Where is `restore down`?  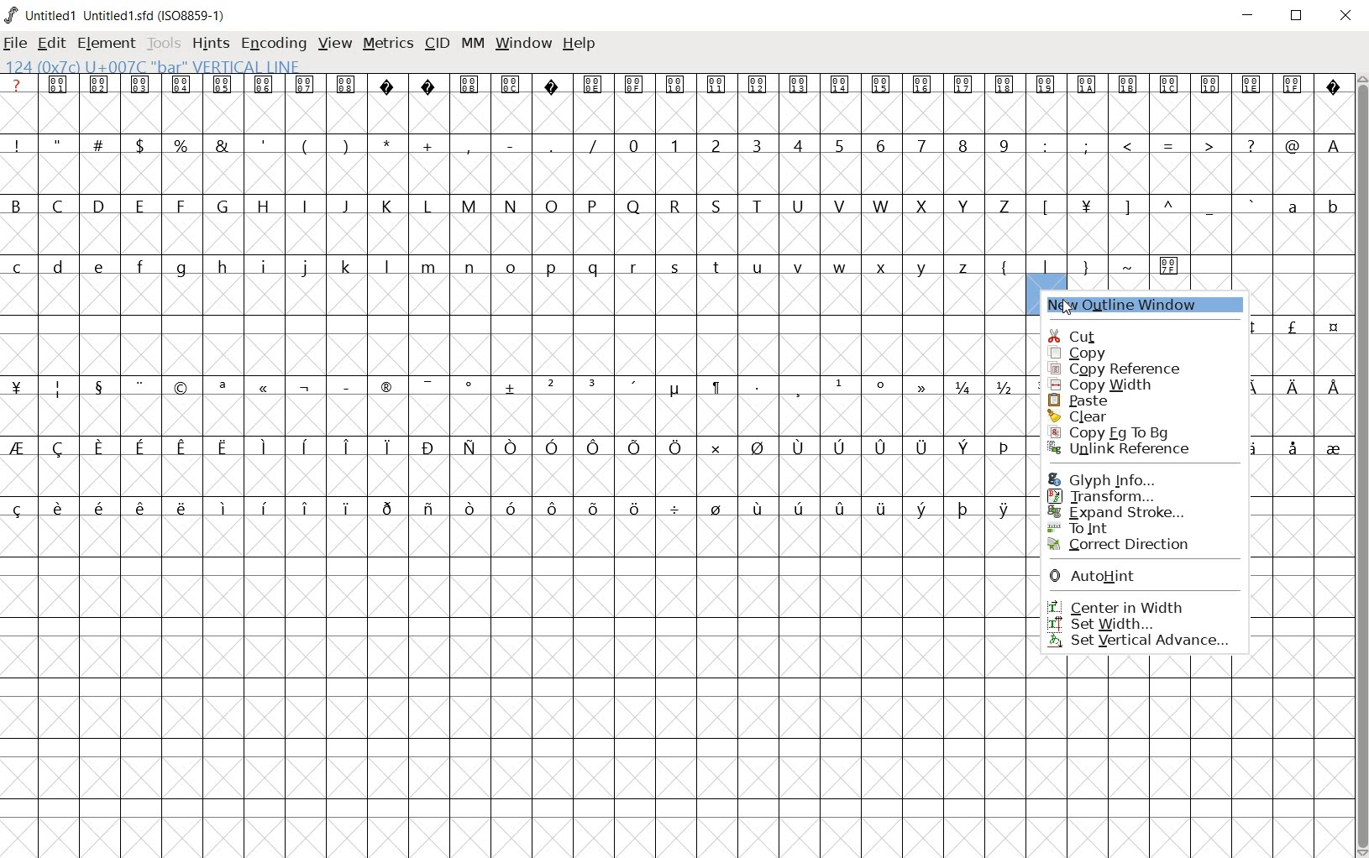
restore down is located at coordinates (1298, 16).